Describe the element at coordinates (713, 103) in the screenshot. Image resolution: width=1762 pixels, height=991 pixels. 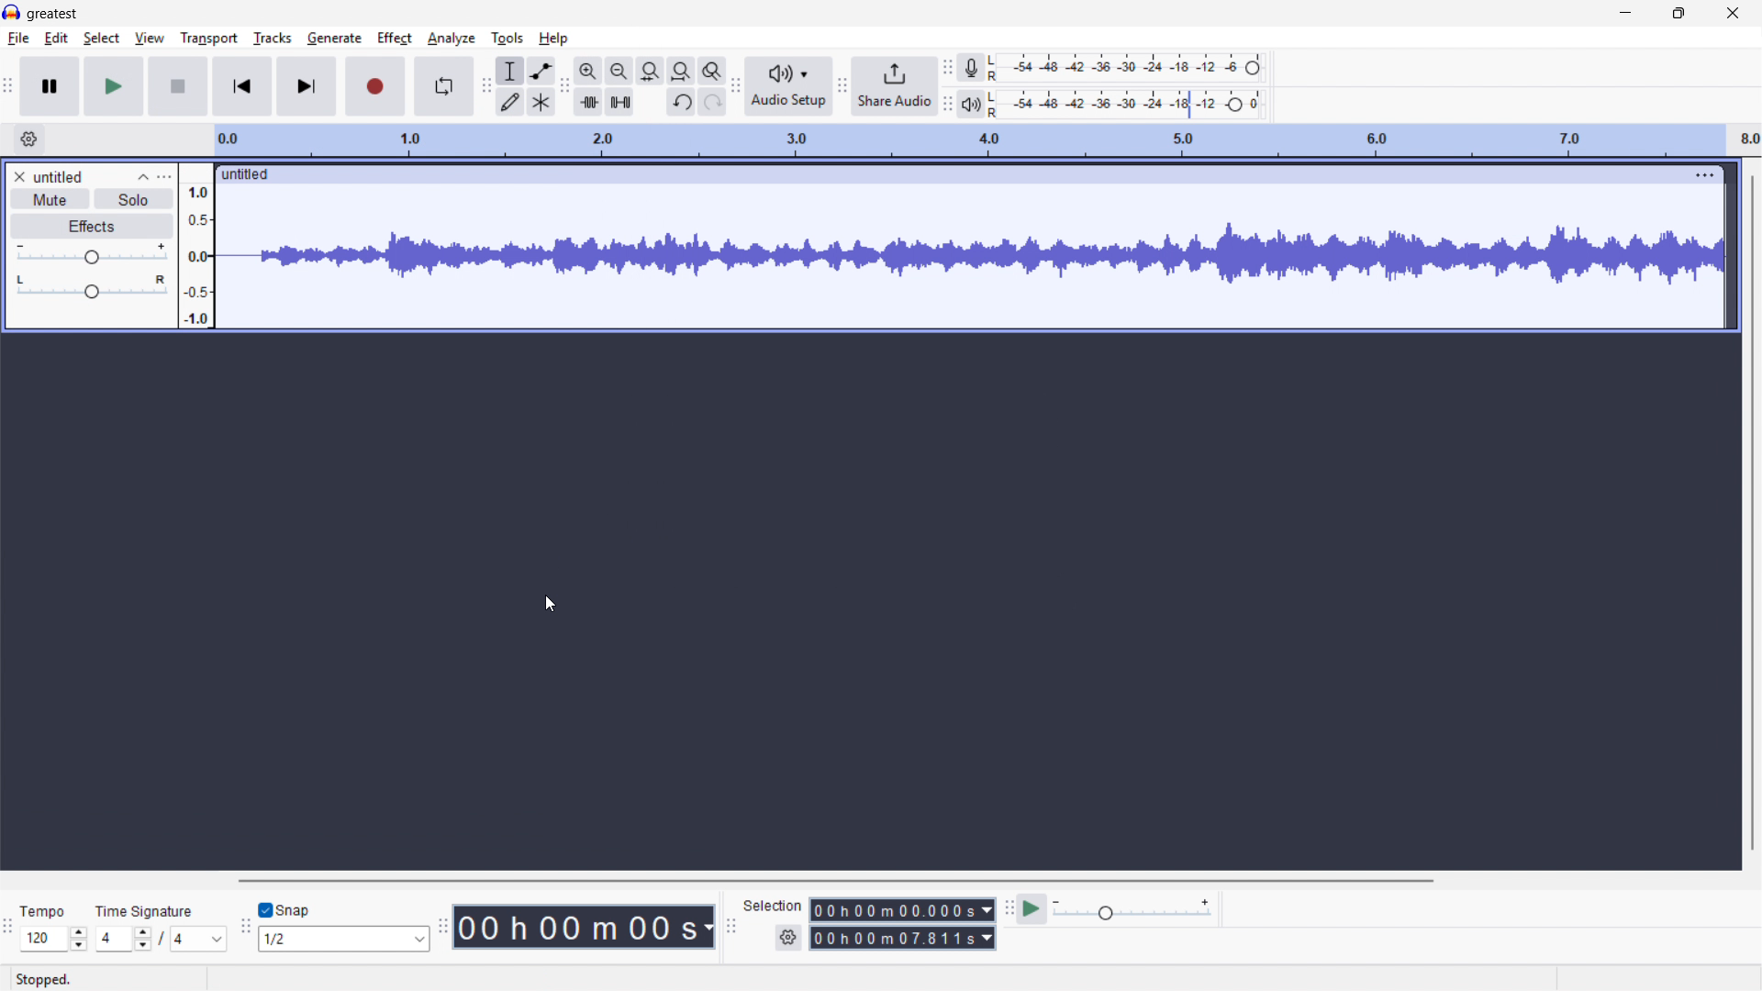
I see `redo` at that location.